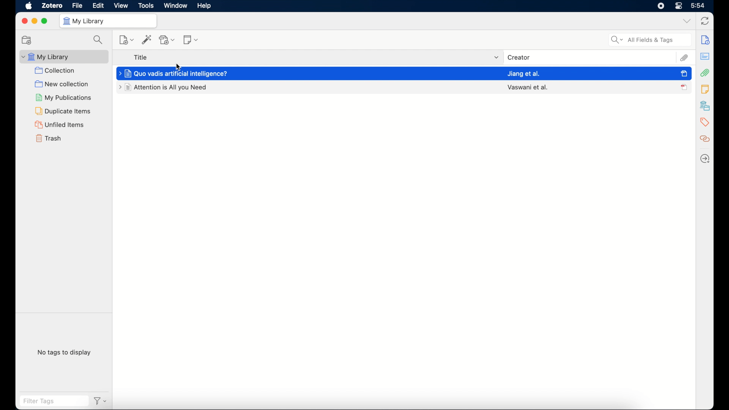  I want to click on add attachment, so click(167, 40).